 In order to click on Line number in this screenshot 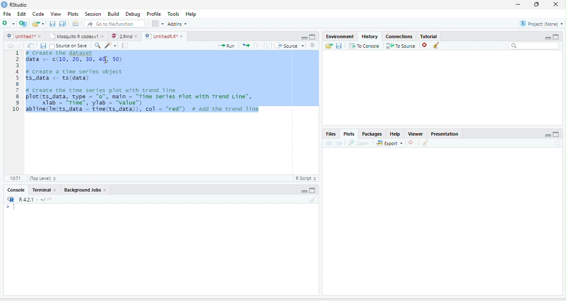, I will do `click(15, 82)`.